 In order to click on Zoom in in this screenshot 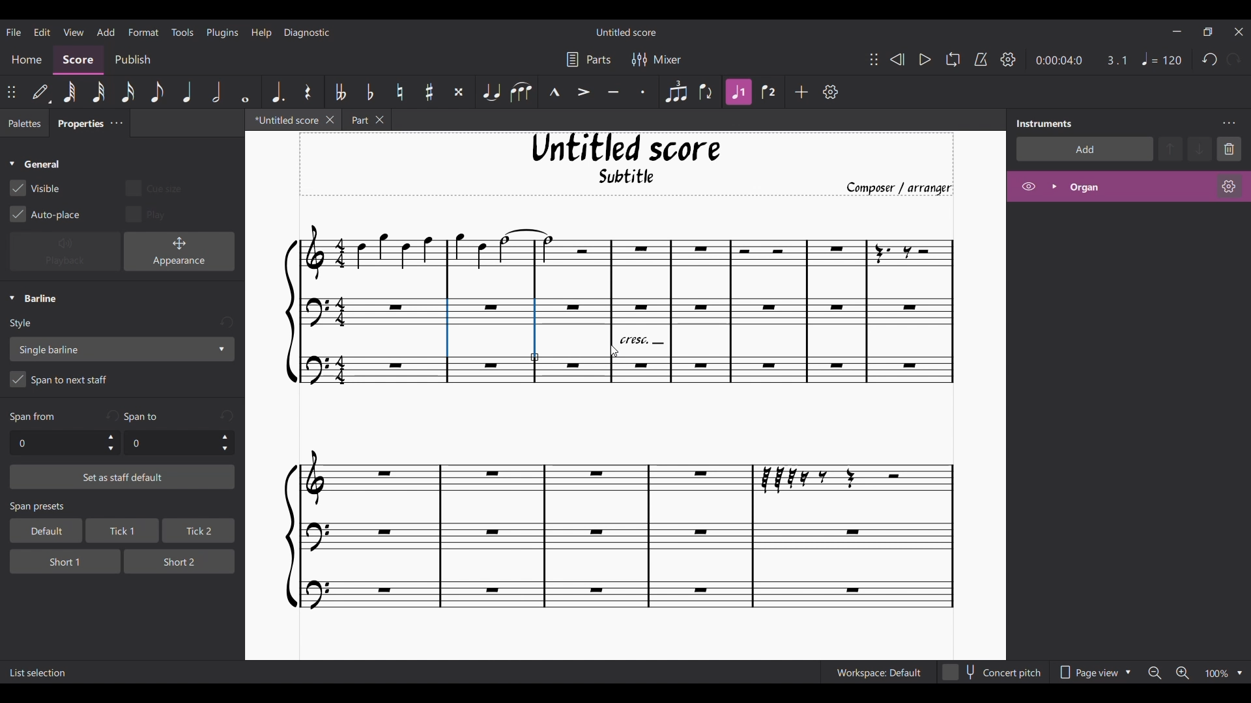, I will do `click(1182, 674)`.